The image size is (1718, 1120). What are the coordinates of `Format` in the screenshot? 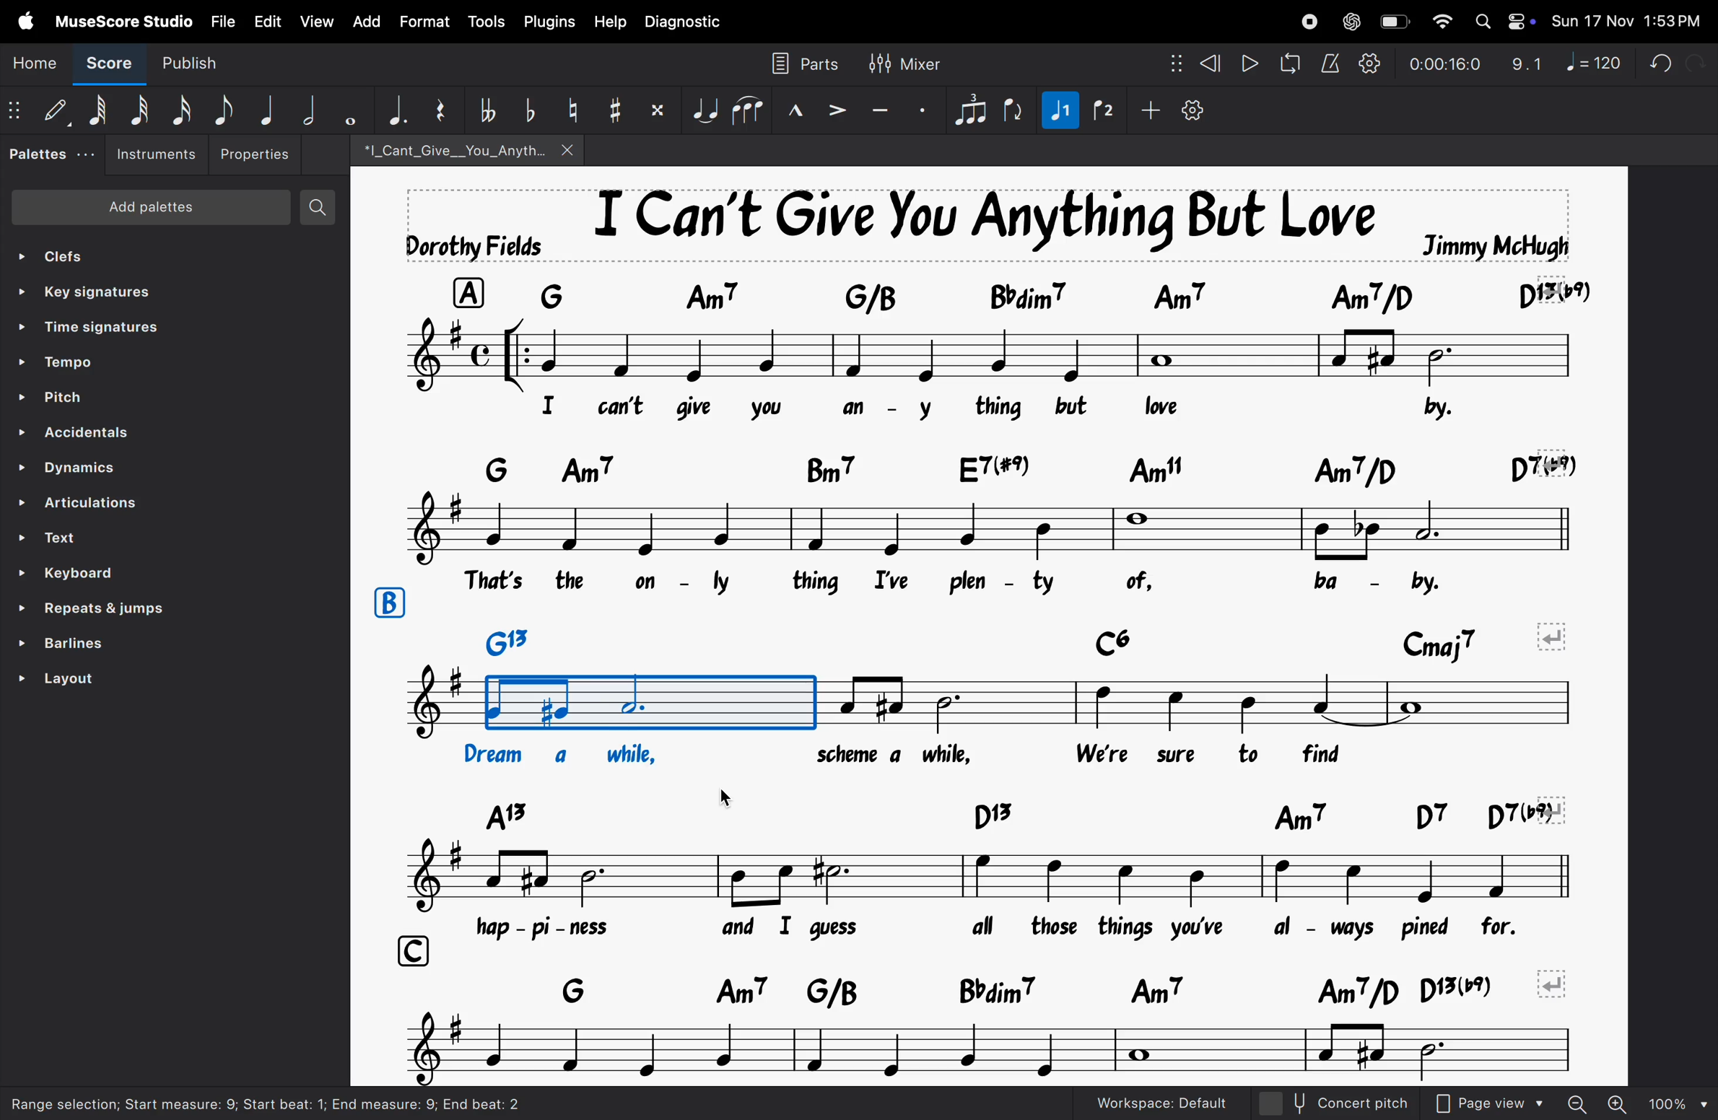 It's located at (422, 22).